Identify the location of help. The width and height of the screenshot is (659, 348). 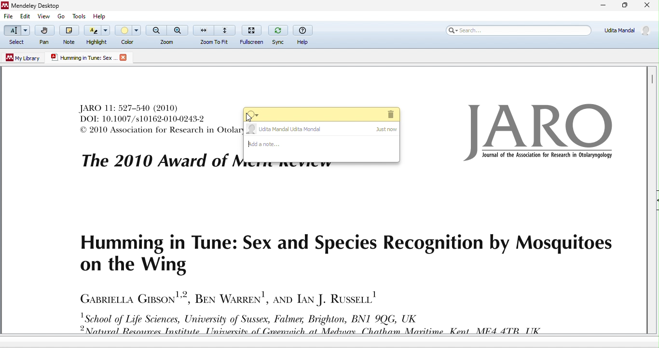
(99, 15).